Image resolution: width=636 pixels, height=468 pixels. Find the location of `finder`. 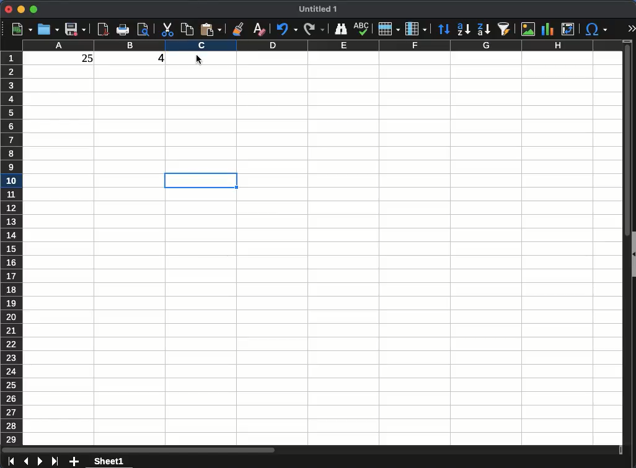

finder is located at coordinates (341, 28).